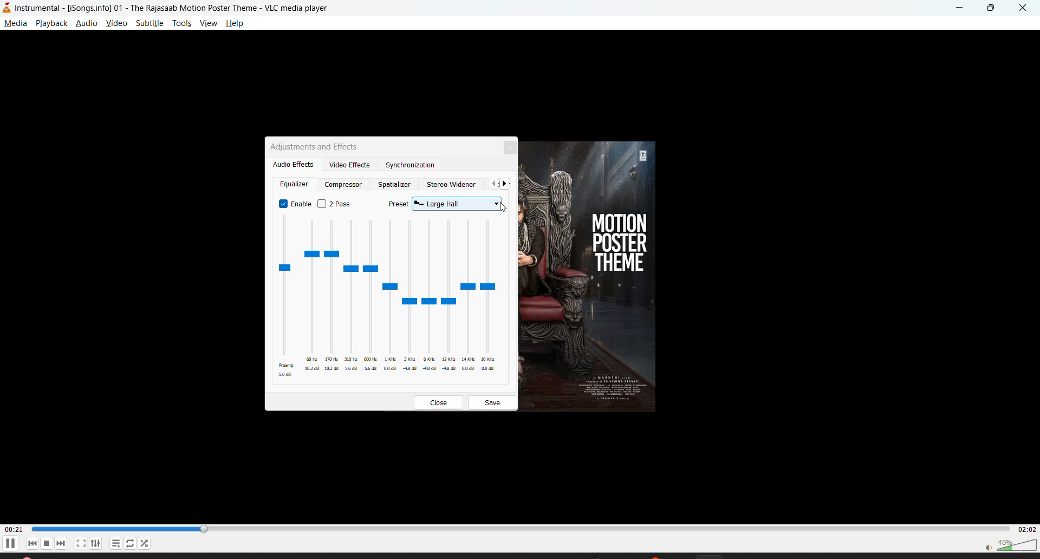 The width and height of the screenshot is (1040, 559). What do you see at coordinates (184, 22) in the screenshot?
I see `tools` at bounding box center [184, 22].